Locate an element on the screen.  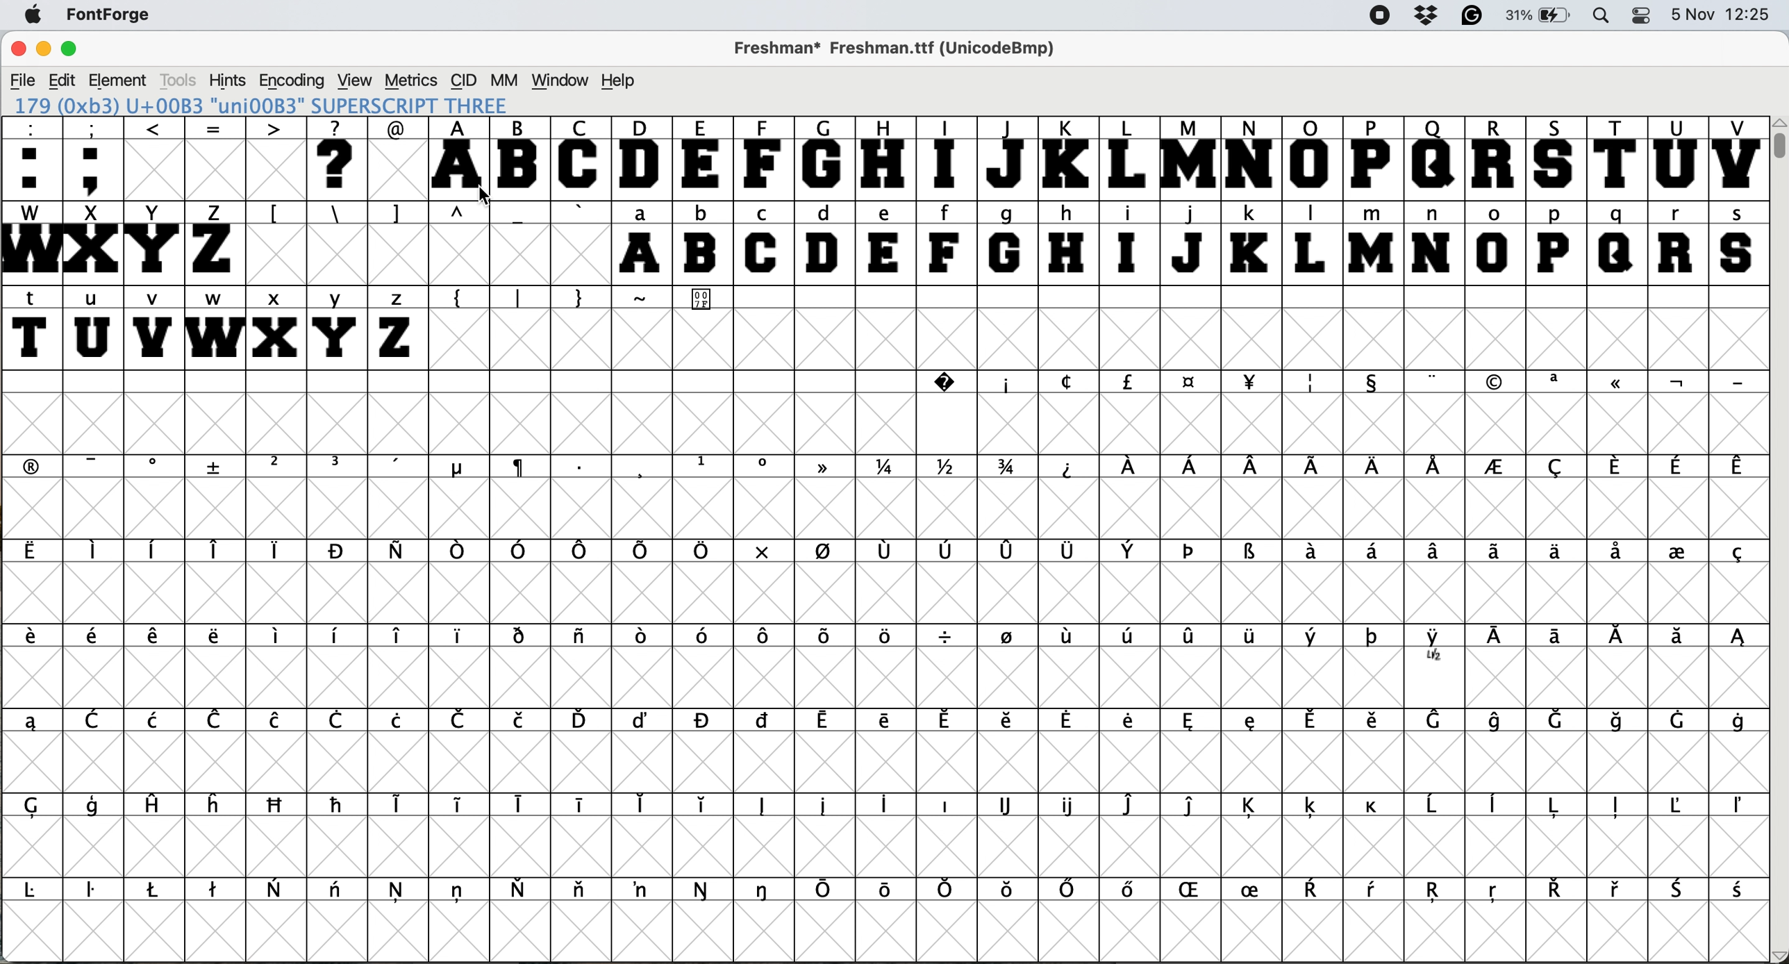
symbol is located at coordinates (339, 804).